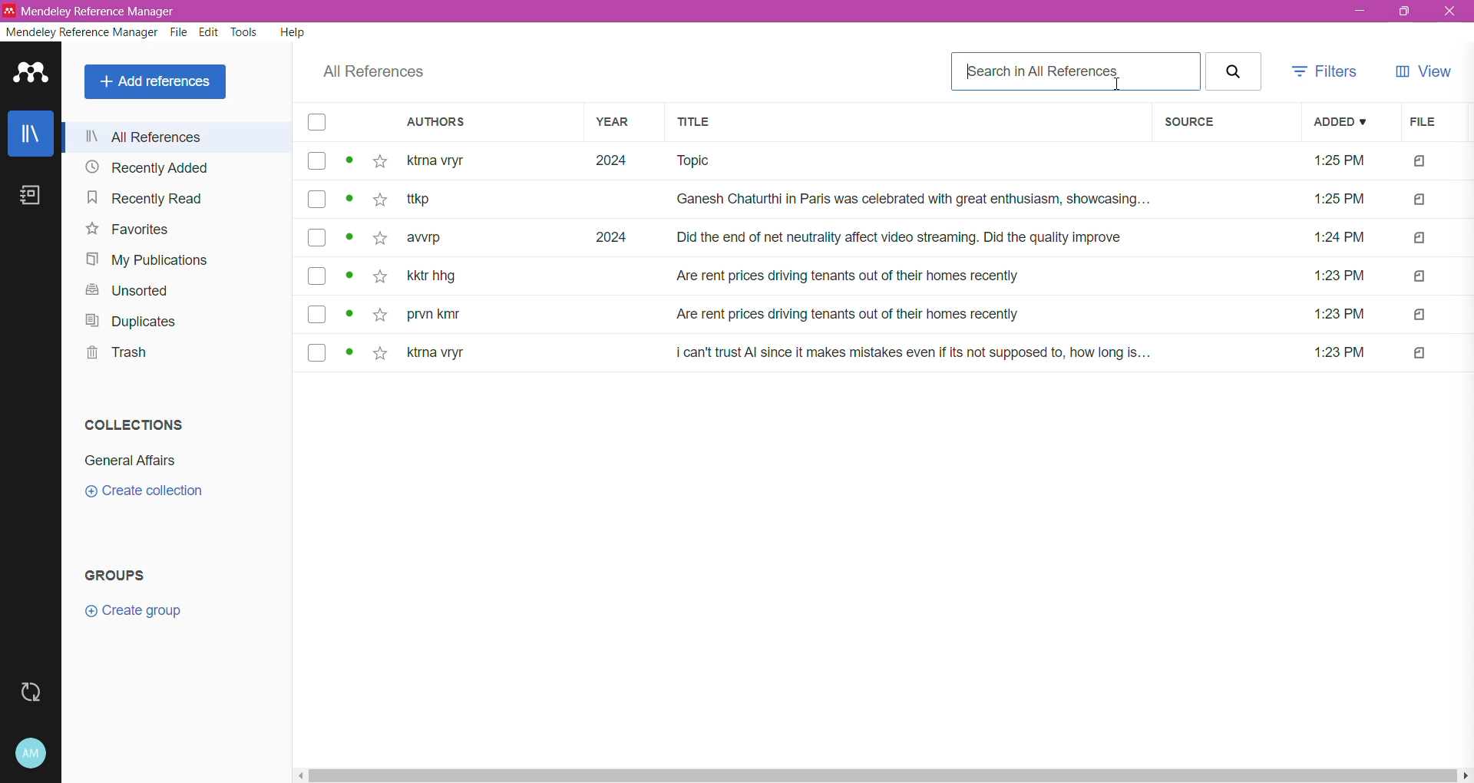 The height and width of the screenshot is (783, 1474). Describe the element at coordinates (210, 35) in the screenshot. I see `Edit` at that location.